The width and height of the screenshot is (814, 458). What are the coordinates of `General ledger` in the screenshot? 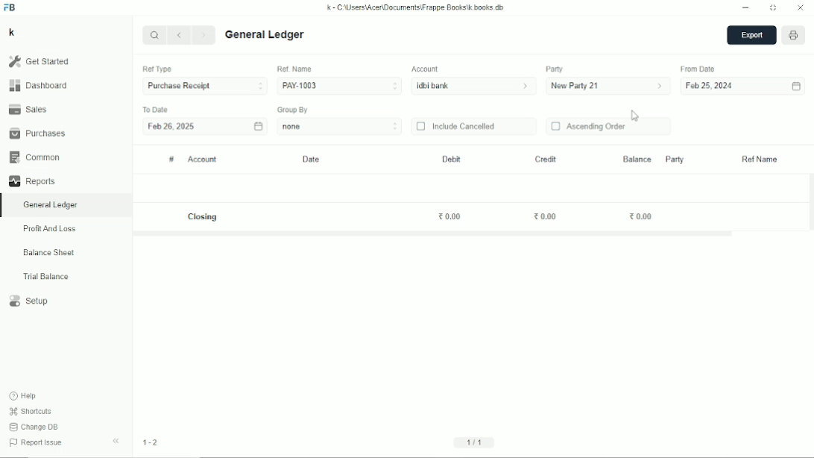 It's located at (51, 205).